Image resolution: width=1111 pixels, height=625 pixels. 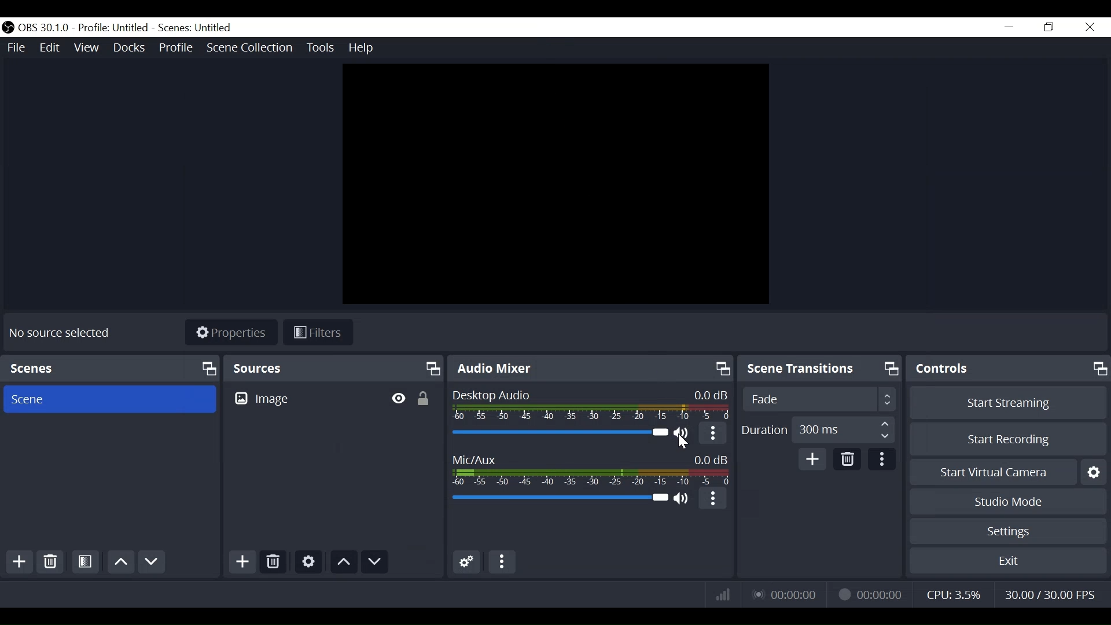 I want to click on Studio Mode, so click(x=1006, y=501).